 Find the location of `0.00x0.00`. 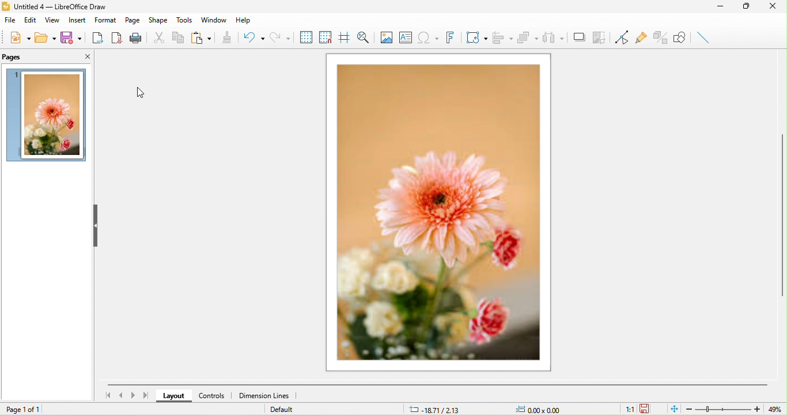

0.00x0.00 is located at coordinates (546, 409).